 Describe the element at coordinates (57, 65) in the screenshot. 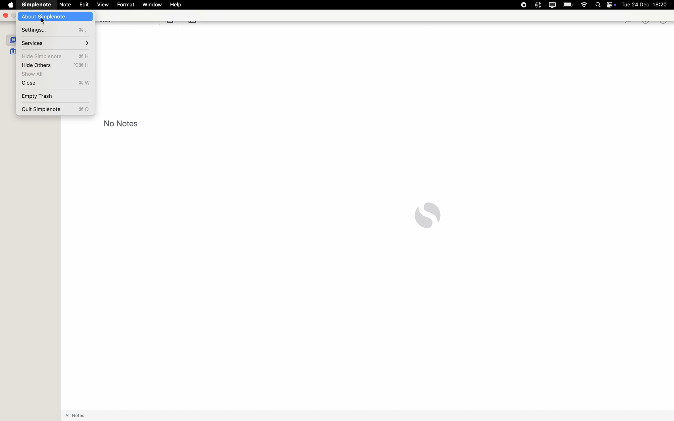

I see `hide others` at that location.